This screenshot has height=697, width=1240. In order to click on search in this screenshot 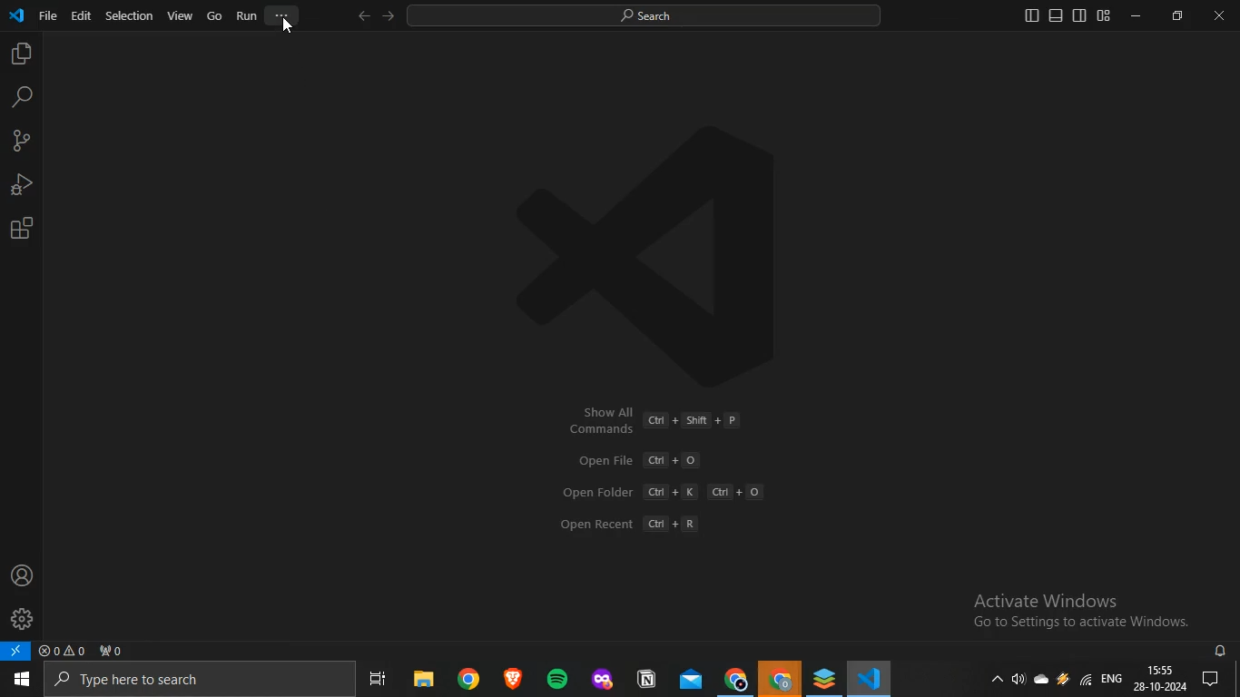, I will do `click(22, 97)`.